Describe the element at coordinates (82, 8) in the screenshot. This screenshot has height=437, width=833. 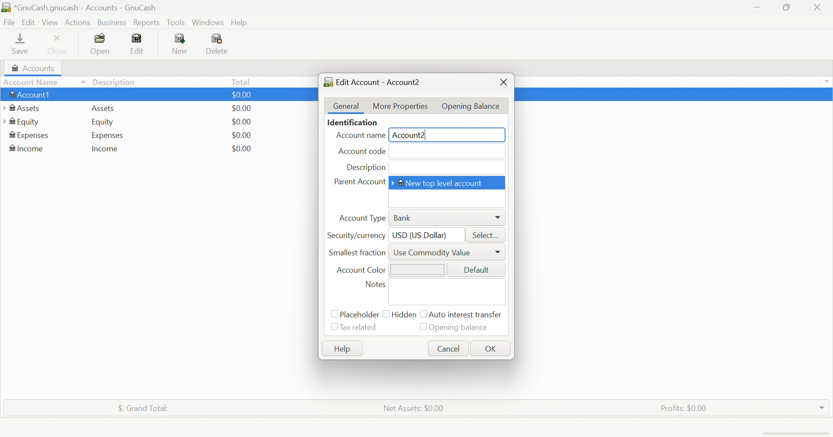
I see `*GnuCash.gnucash - Accounts - GnuCash` at that location.